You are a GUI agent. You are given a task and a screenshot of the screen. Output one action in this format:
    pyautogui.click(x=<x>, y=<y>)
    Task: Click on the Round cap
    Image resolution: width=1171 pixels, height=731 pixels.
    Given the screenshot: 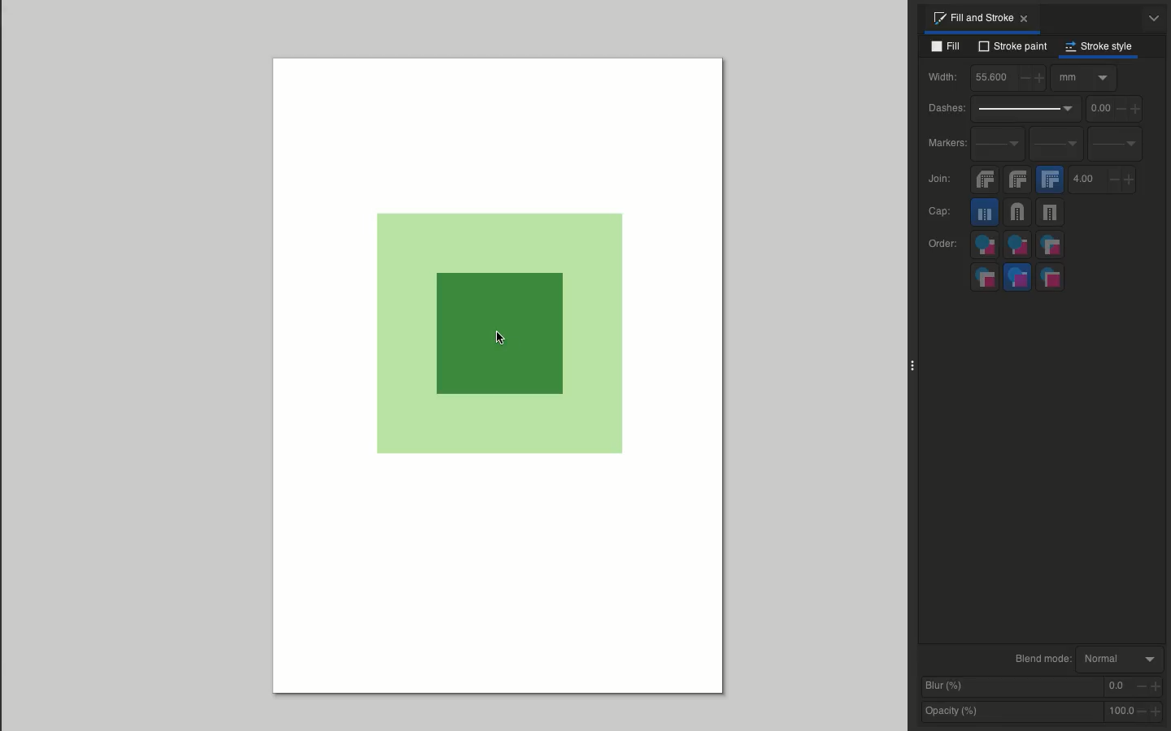 What is the action you would take?
    pyautogui.click(x=1018, y=214)
    